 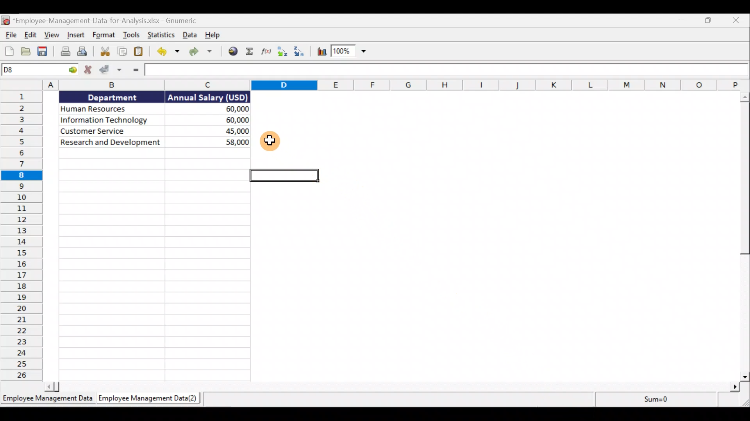 What do you see at coordinates (64, 52) in the screenshot?
I see `Print the current file` at bounding box center [64, 52].